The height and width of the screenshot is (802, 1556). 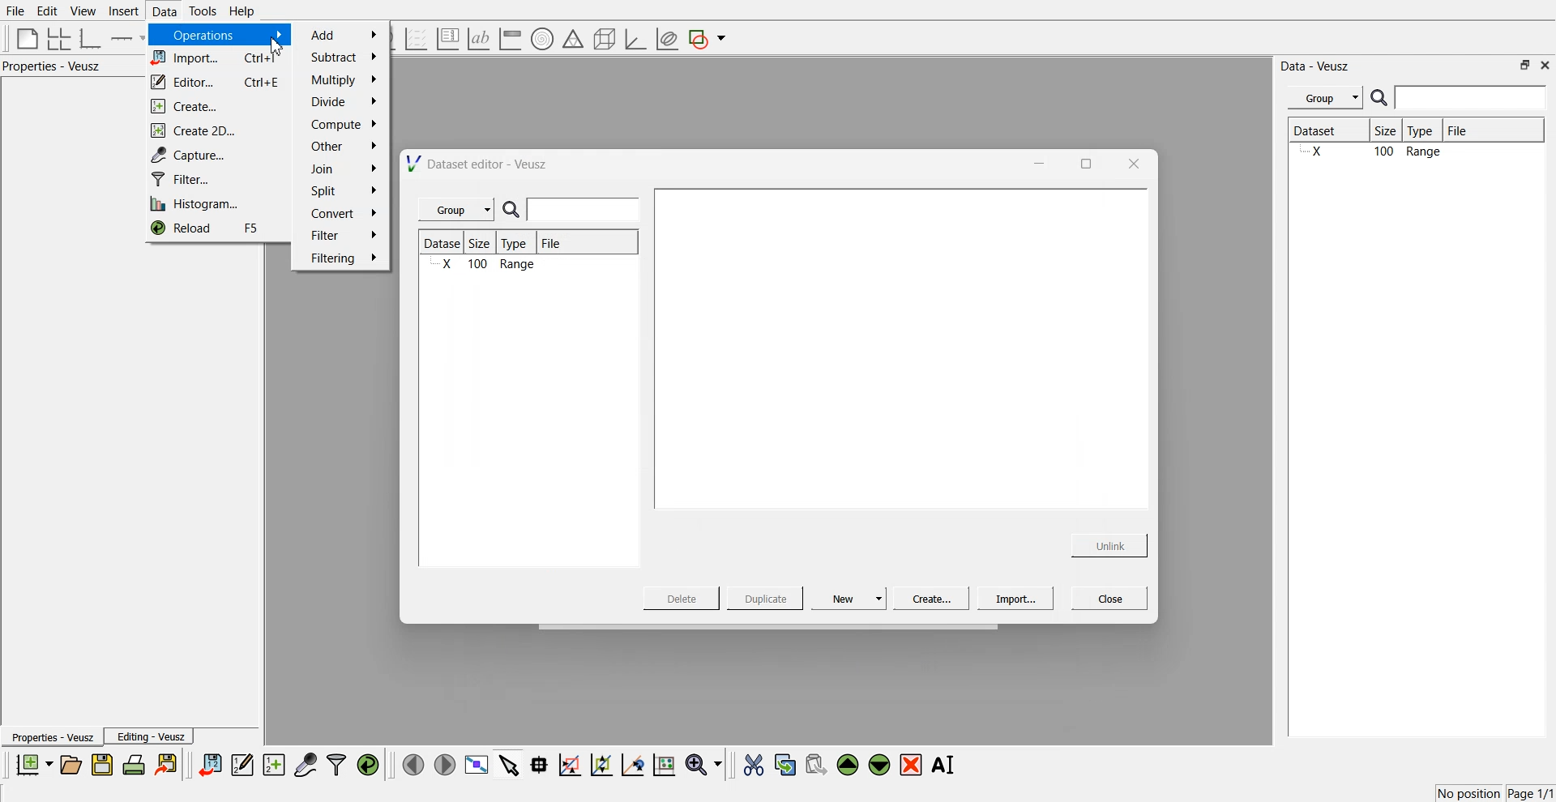 I want to click on search icon, so click(x=1381, y=97).